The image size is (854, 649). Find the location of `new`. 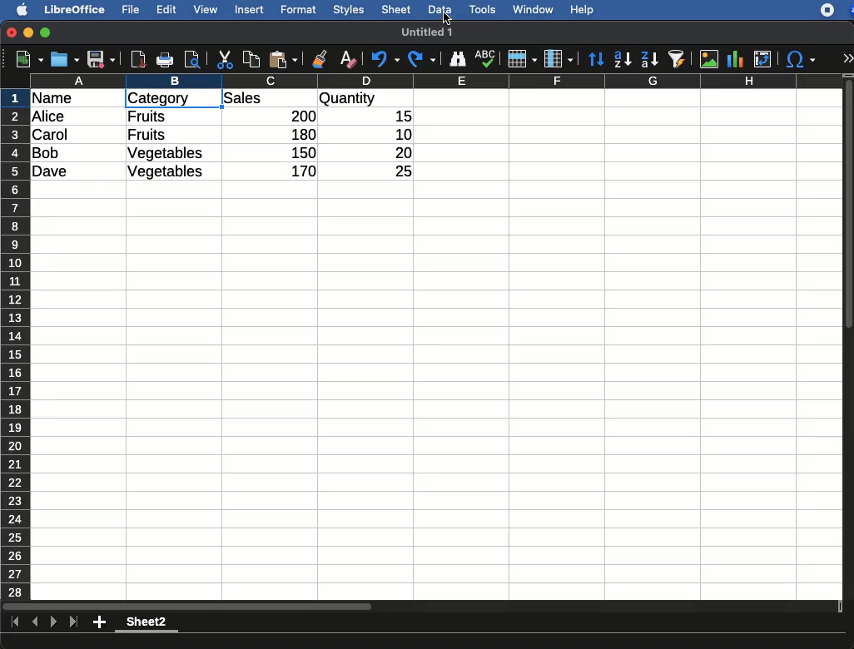

new is located at coordinates (26, 58).